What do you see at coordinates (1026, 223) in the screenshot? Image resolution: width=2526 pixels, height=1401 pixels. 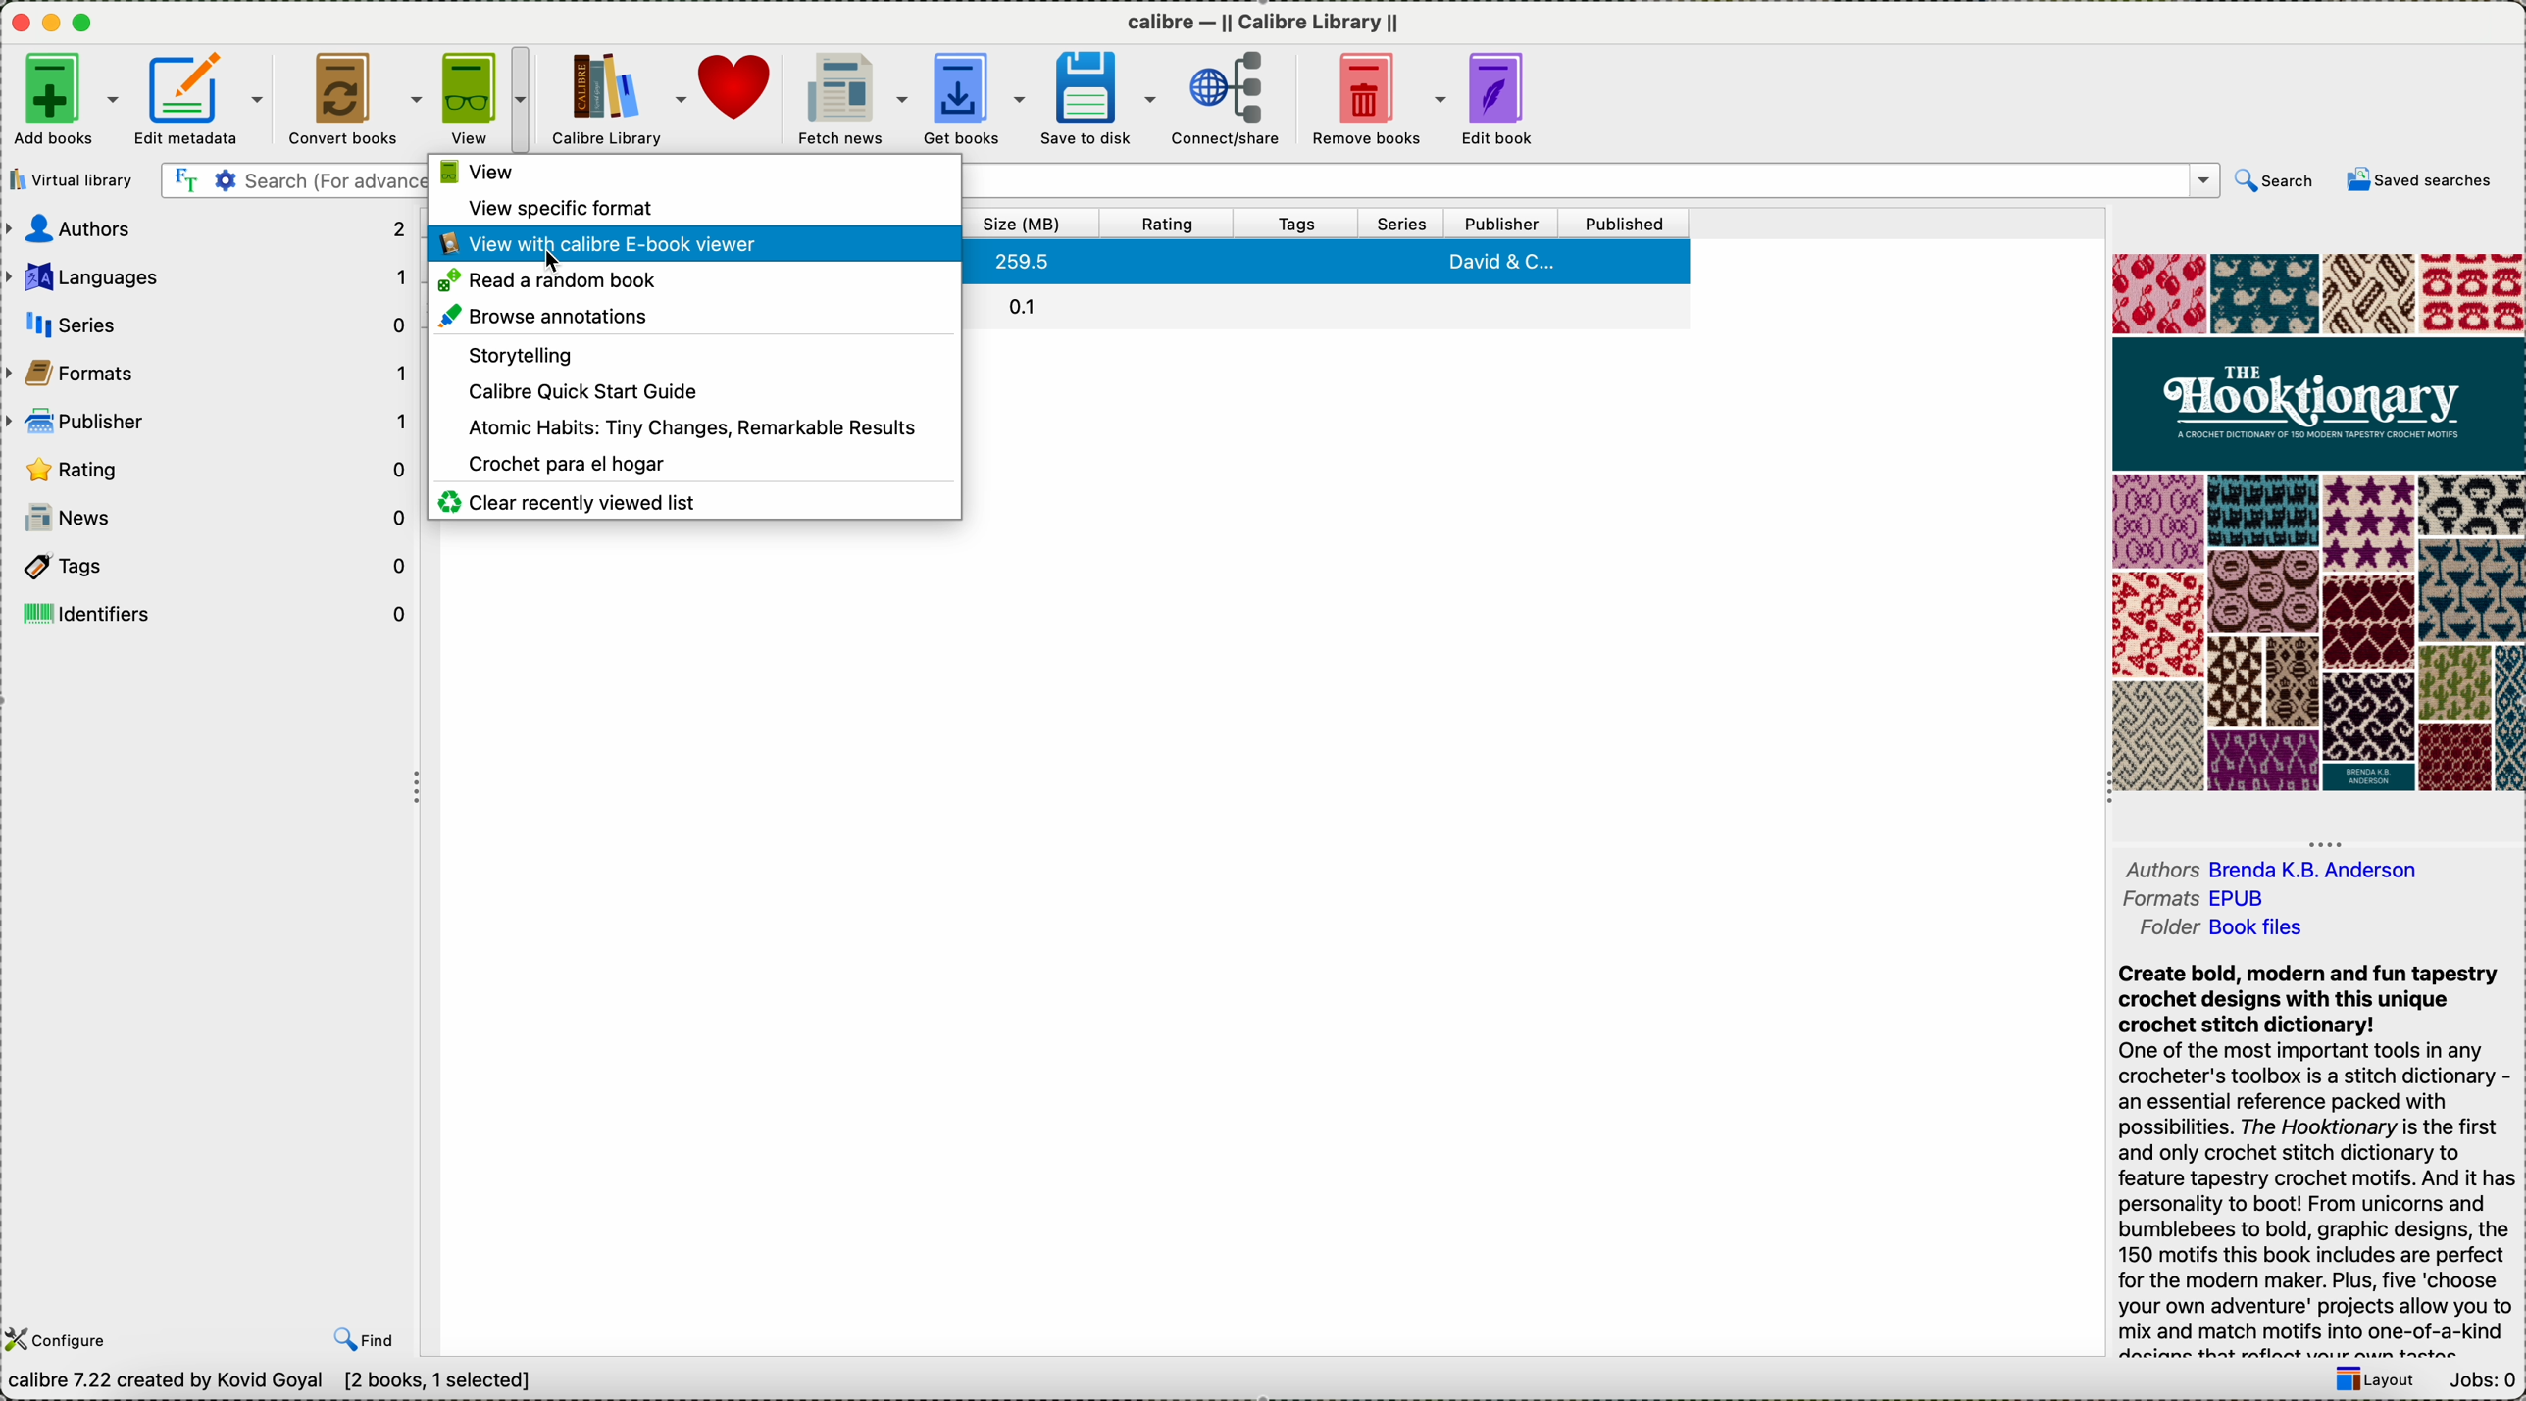 I see `size` at bounding box center [1026, 223].